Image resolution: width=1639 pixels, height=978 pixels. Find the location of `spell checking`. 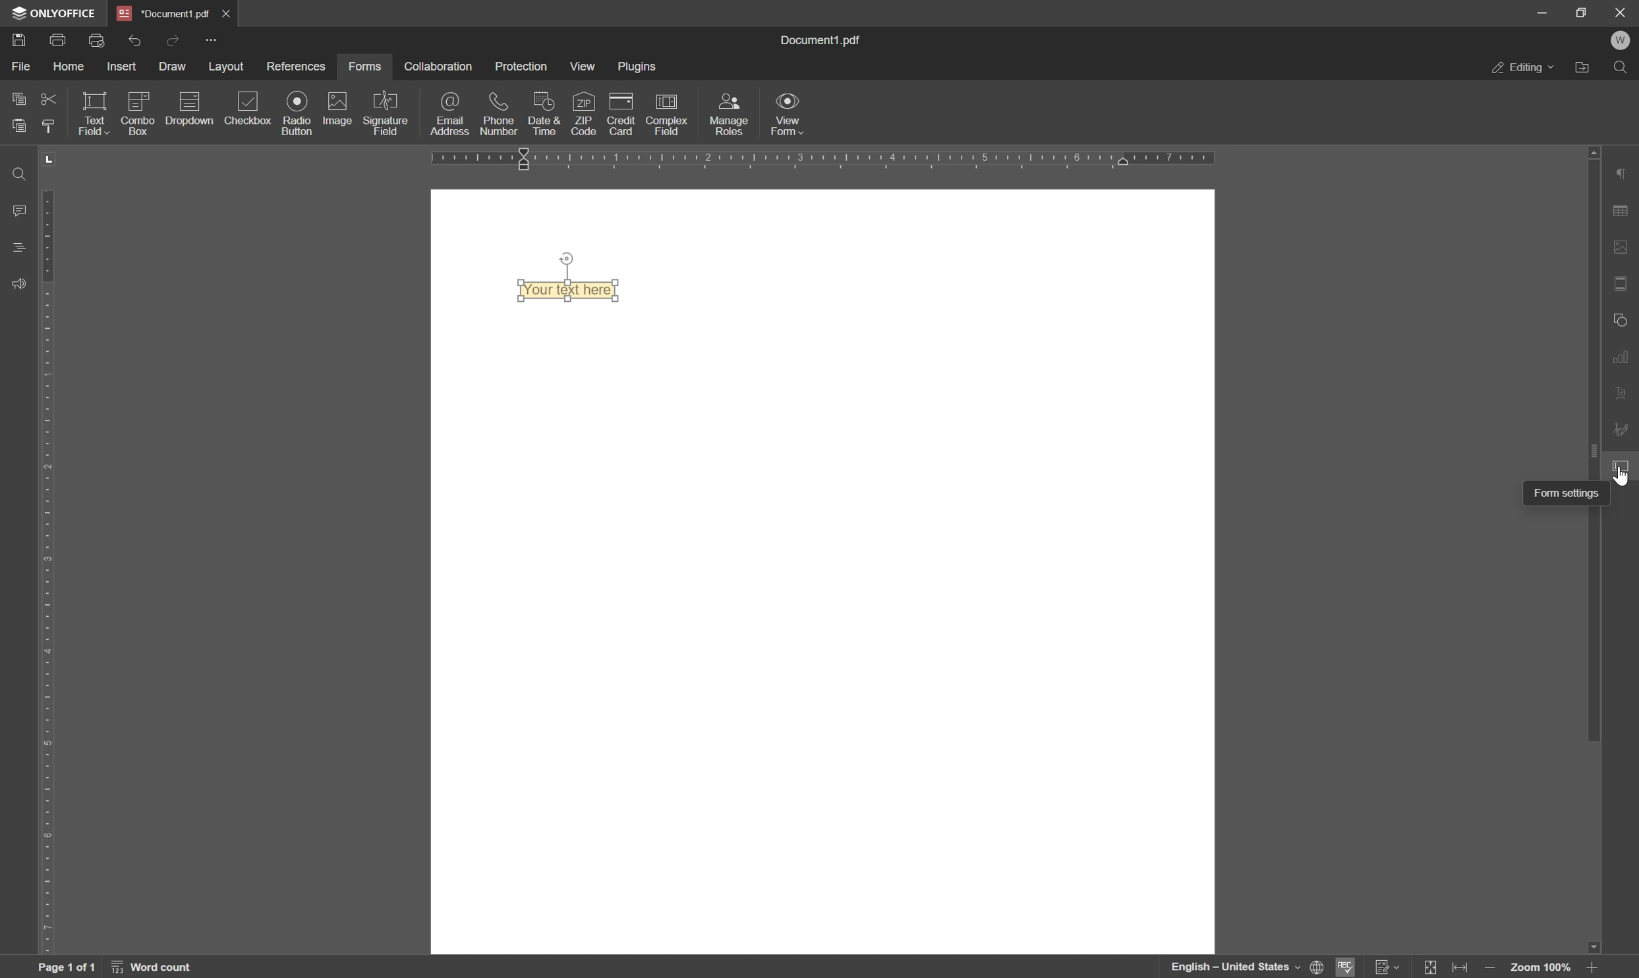

spell checking is located at coordinates (1348, 967).